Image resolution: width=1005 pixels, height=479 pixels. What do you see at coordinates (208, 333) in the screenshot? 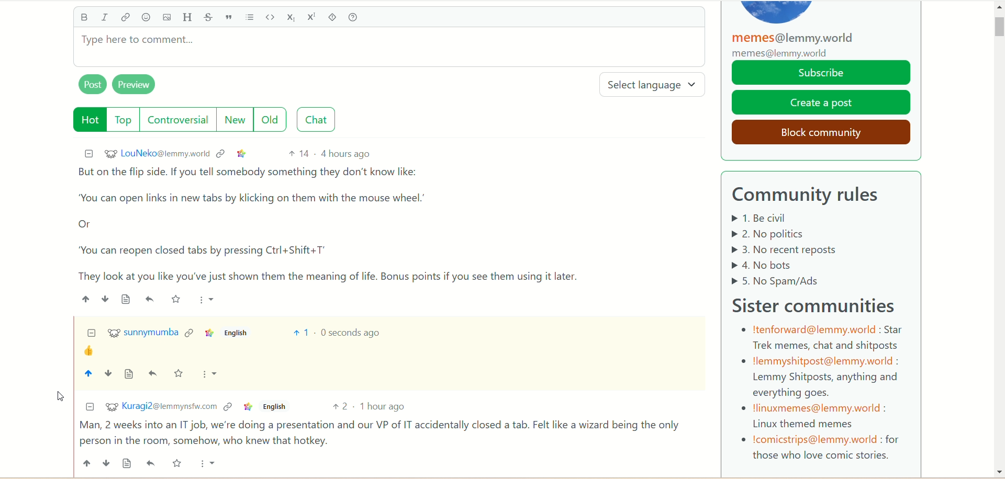
I see `link` at bounding box center [208, 333].